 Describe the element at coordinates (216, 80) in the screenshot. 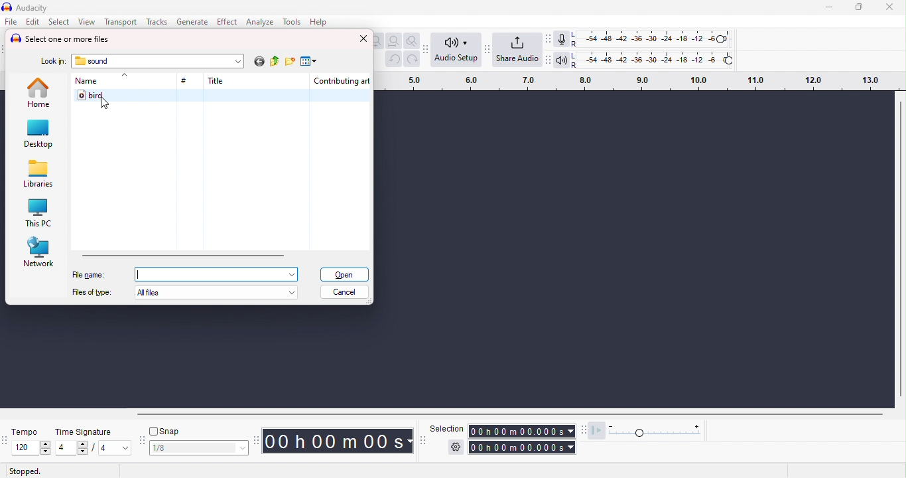

I see `title` at that location.